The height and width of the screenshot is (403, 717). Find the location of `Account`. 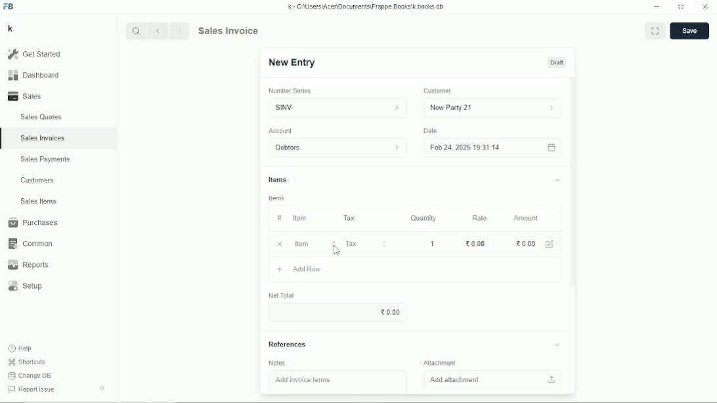

Account is located at coordinates (281, 131).